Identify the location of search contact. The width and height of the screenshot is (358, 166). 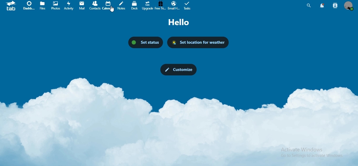
(335, 5).